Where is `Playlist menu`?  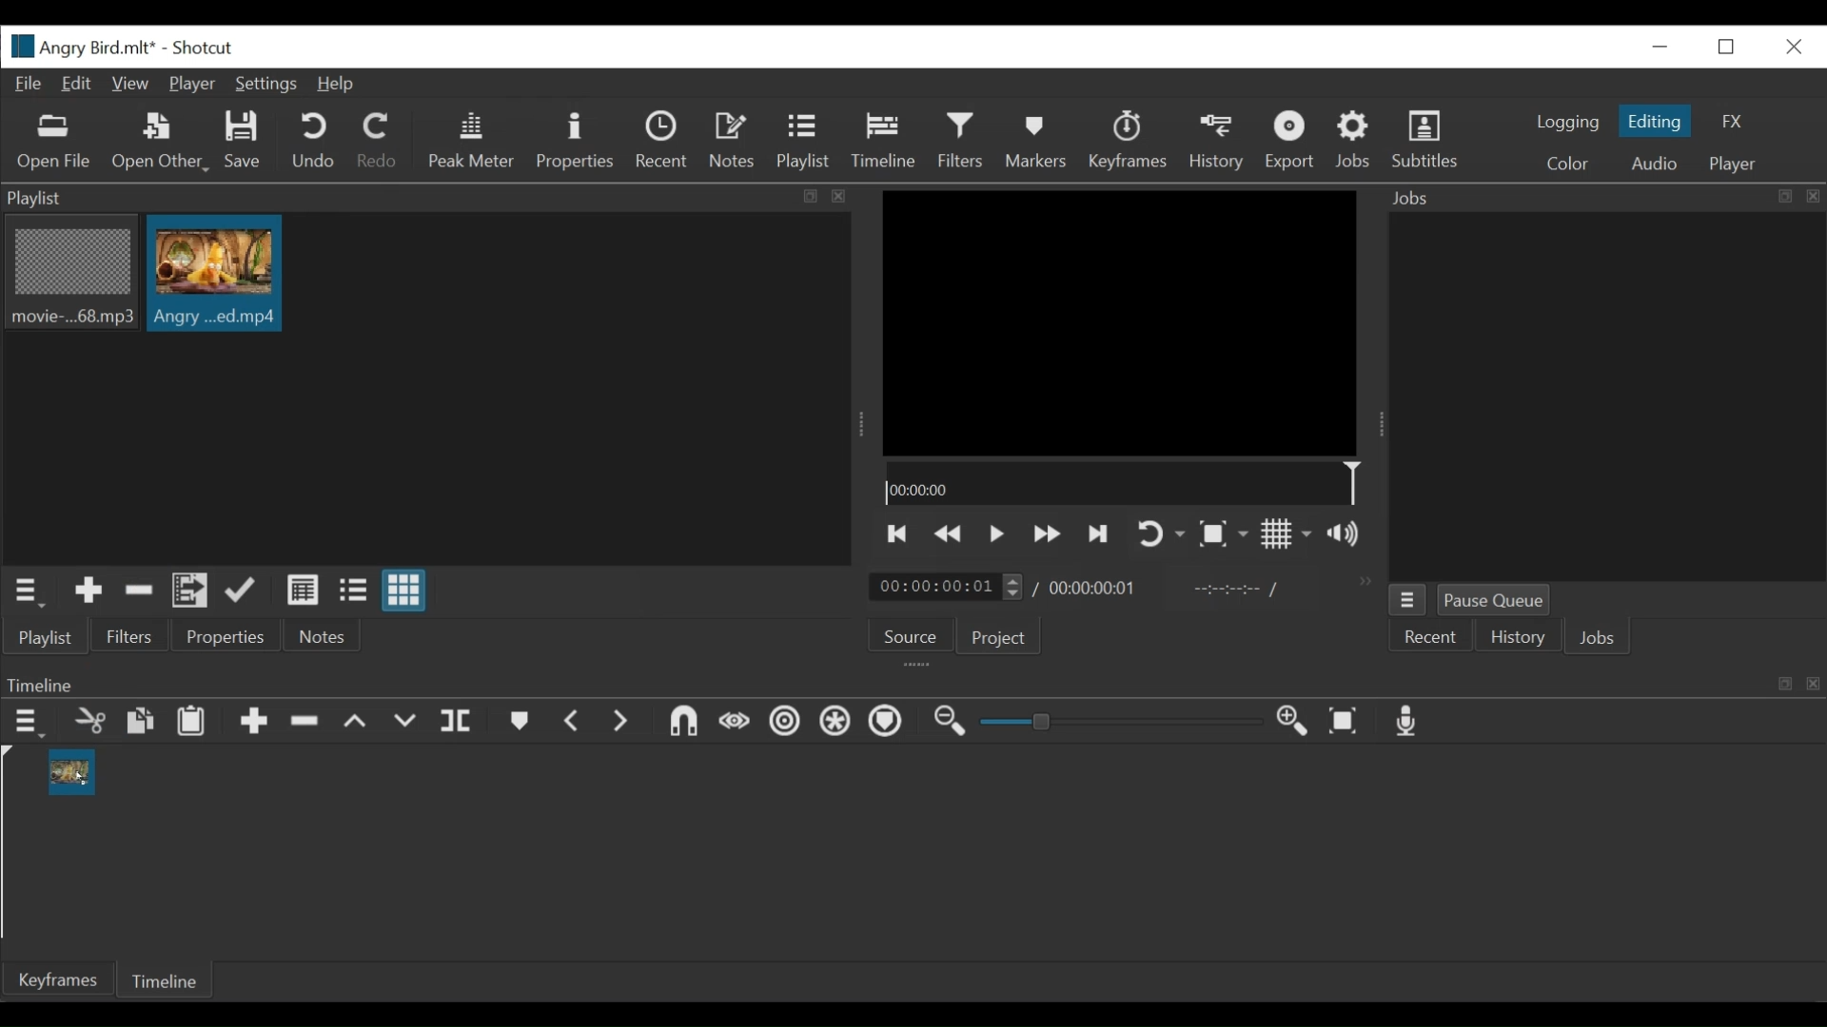 Playlist menu is located at coordinates (29, 593).